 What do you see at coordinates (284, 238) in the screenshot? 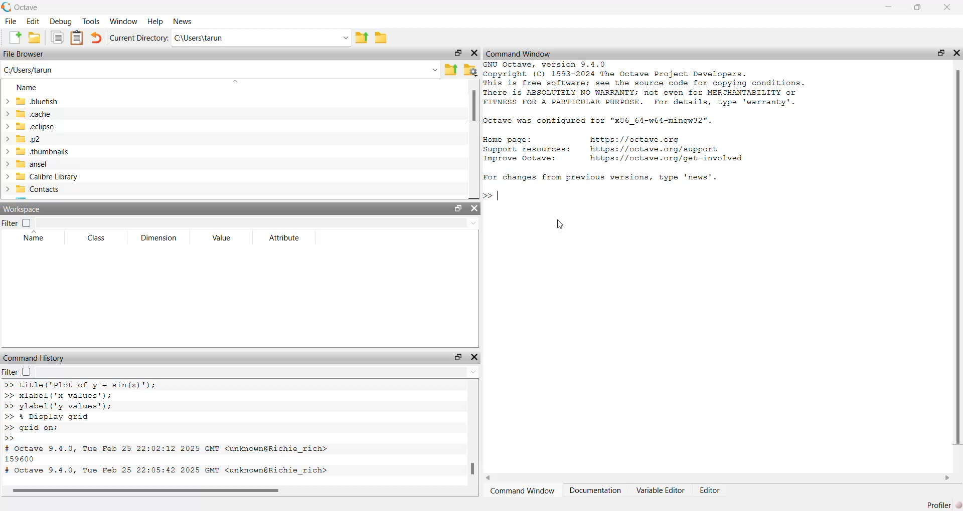
I see `Attribute` at bounding box center [284, 238].